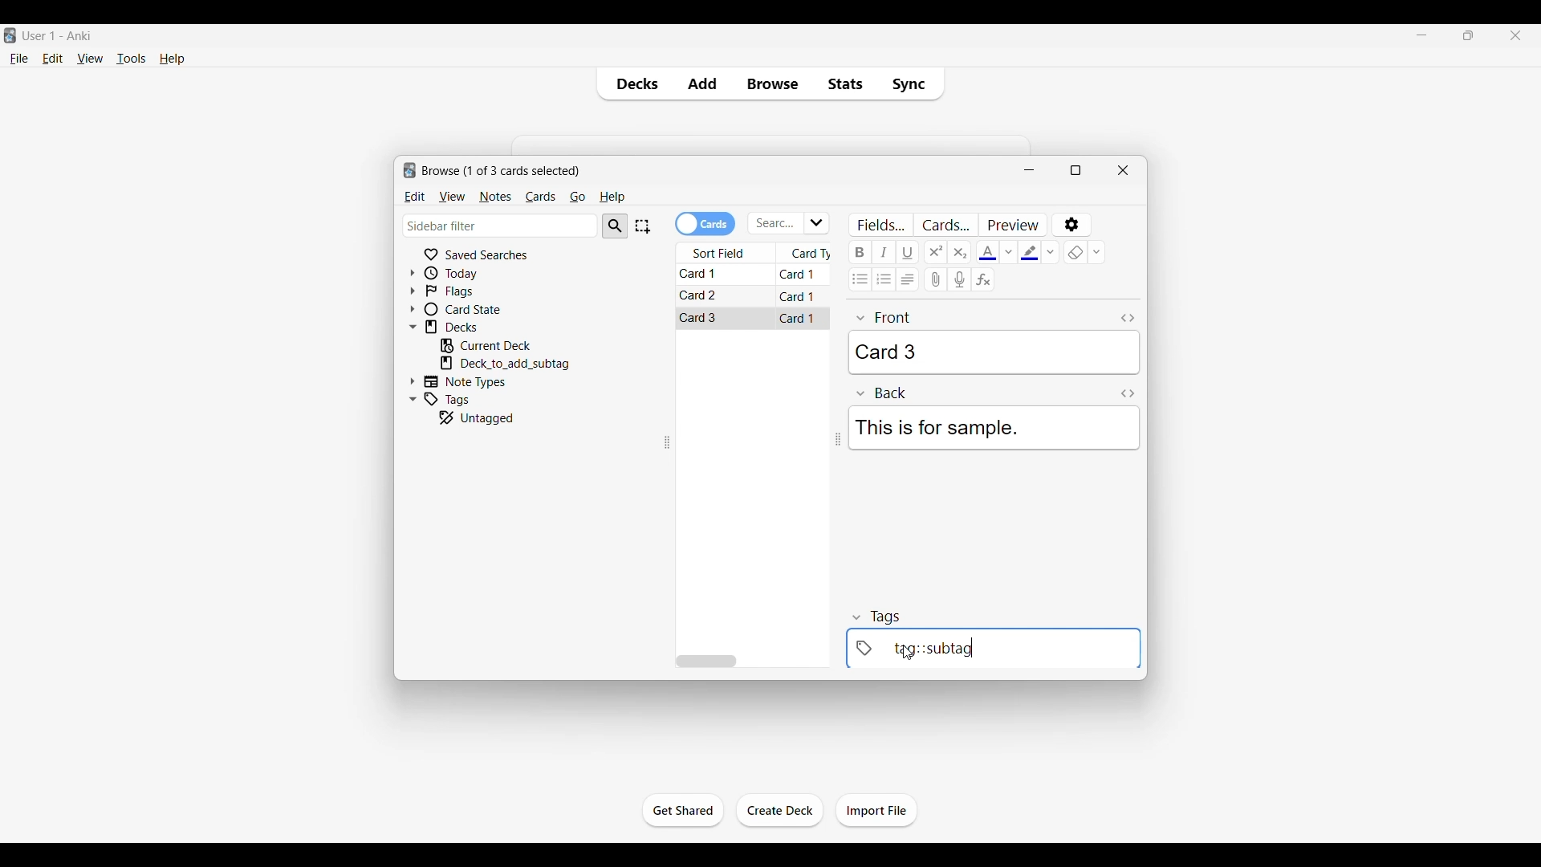  I want to click on View menu, so click(91, 58).